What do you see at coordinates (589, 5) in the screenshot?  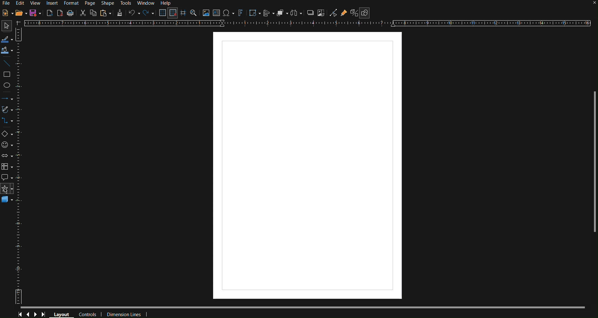 I see `close` at bounding box center [589, 5].